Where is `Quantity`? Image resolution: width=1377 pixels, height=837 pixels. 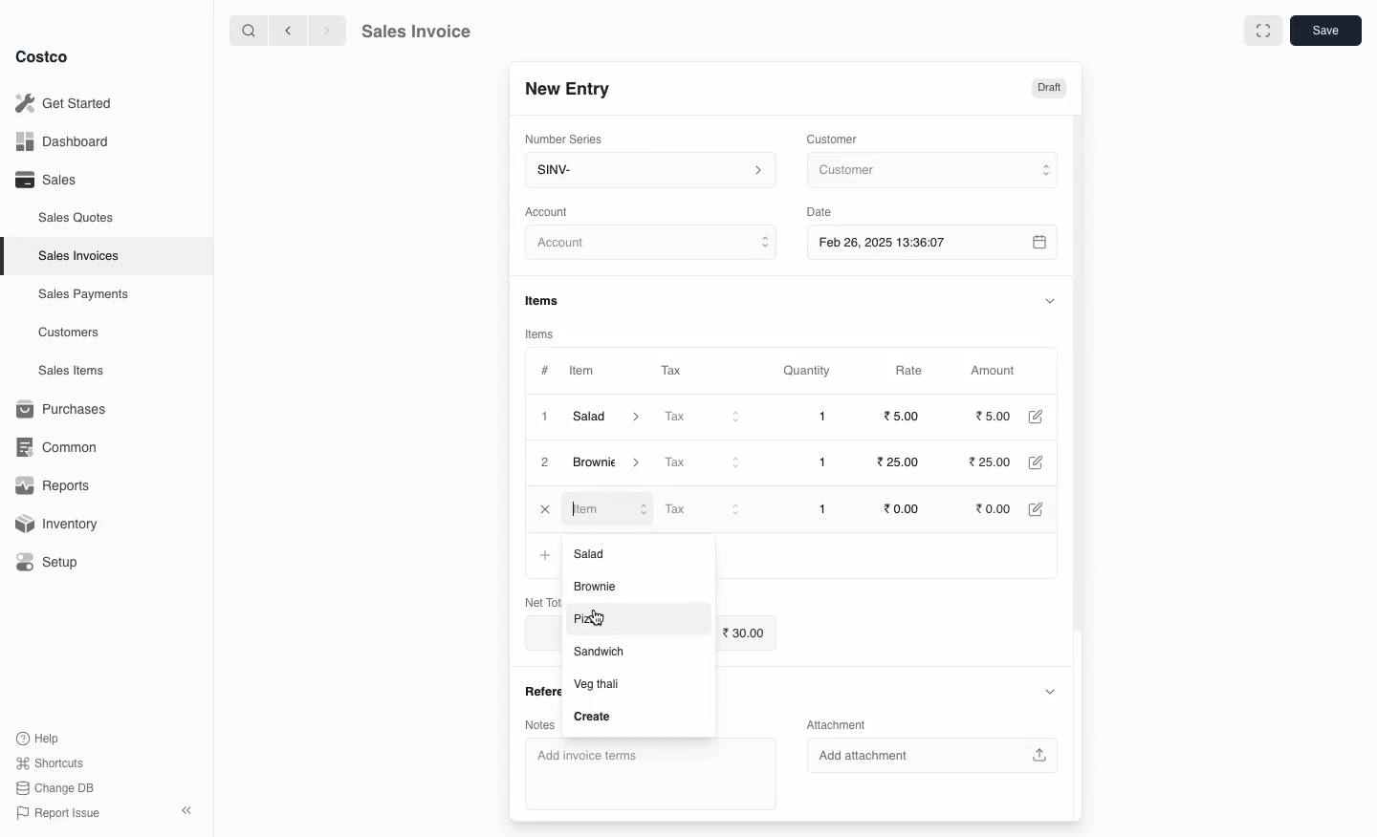 Quantity is located at coordinates (805, 372).